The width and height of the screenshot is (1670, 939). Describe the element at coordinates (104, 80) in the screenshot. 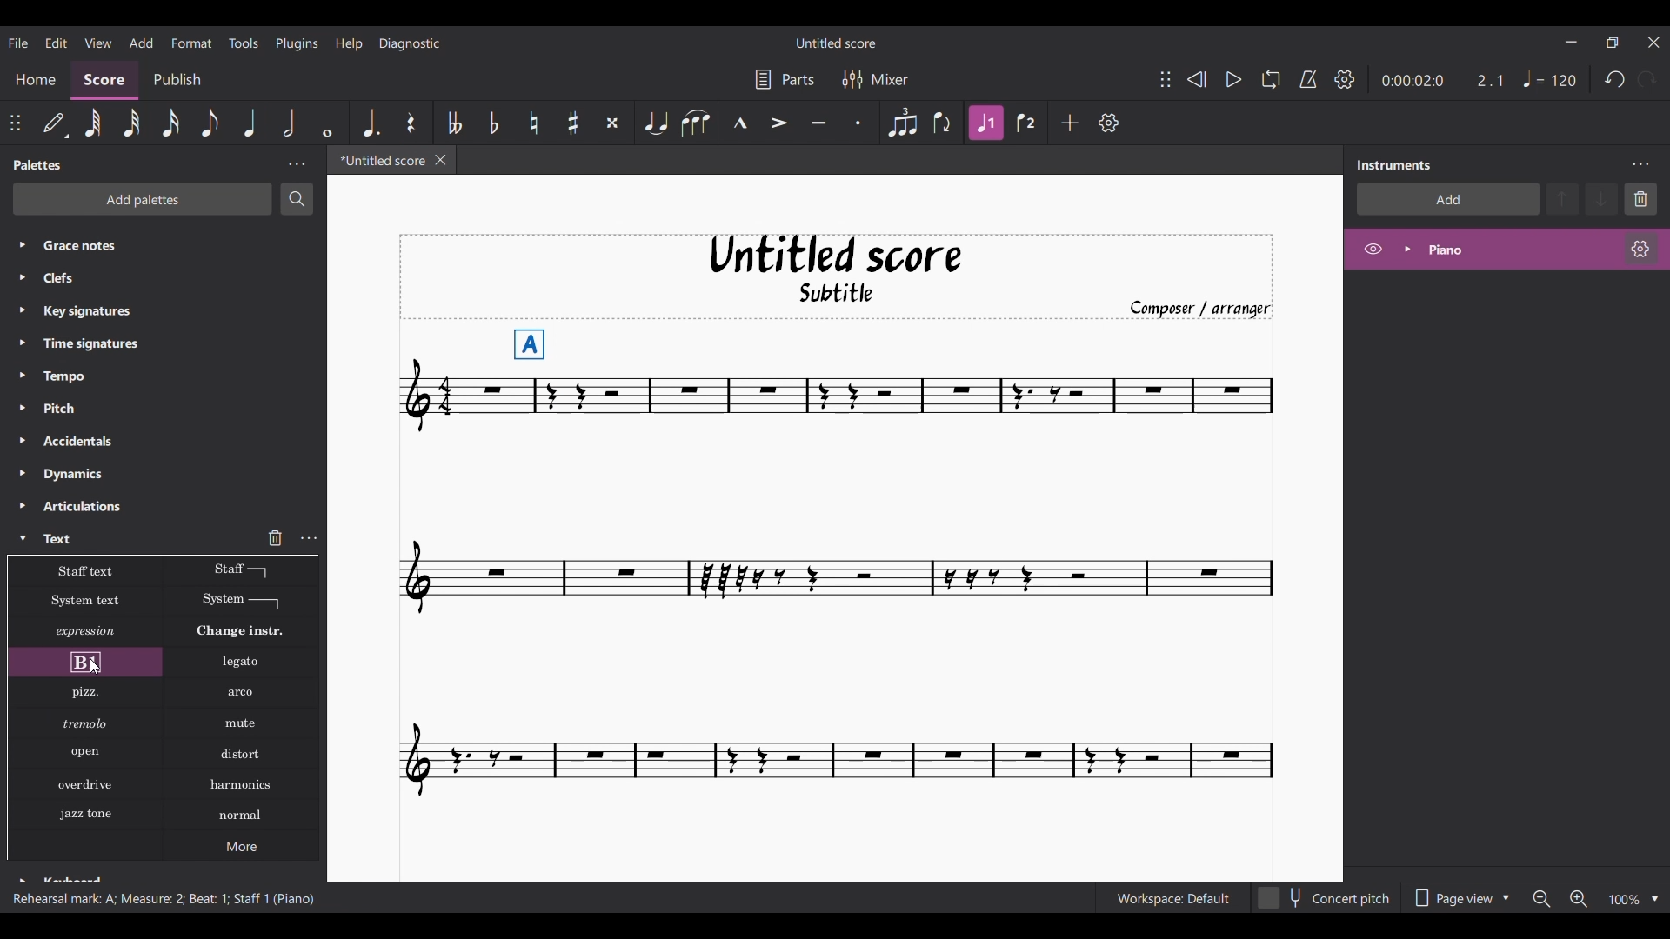

I see `Score section, current selection highlighted` at that location.